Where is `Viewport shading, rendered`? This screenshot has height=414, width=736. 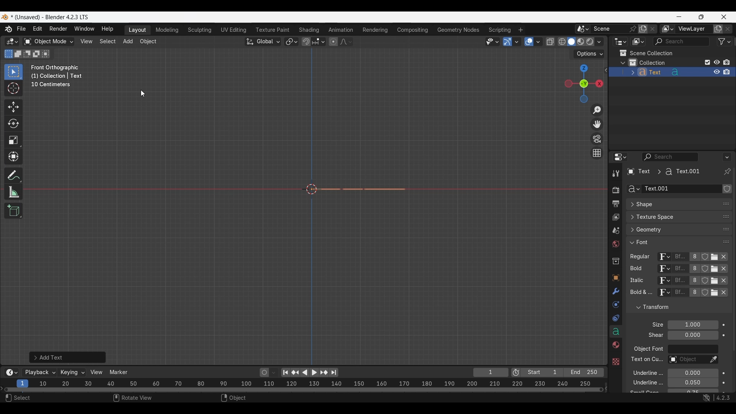
Viewport shading, rendered is located at coordinates (590, 41).